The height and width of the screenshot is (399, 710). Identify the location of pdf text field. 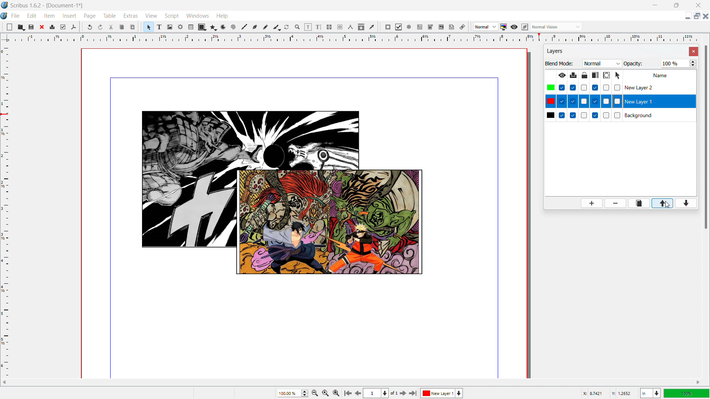
(420, 27).